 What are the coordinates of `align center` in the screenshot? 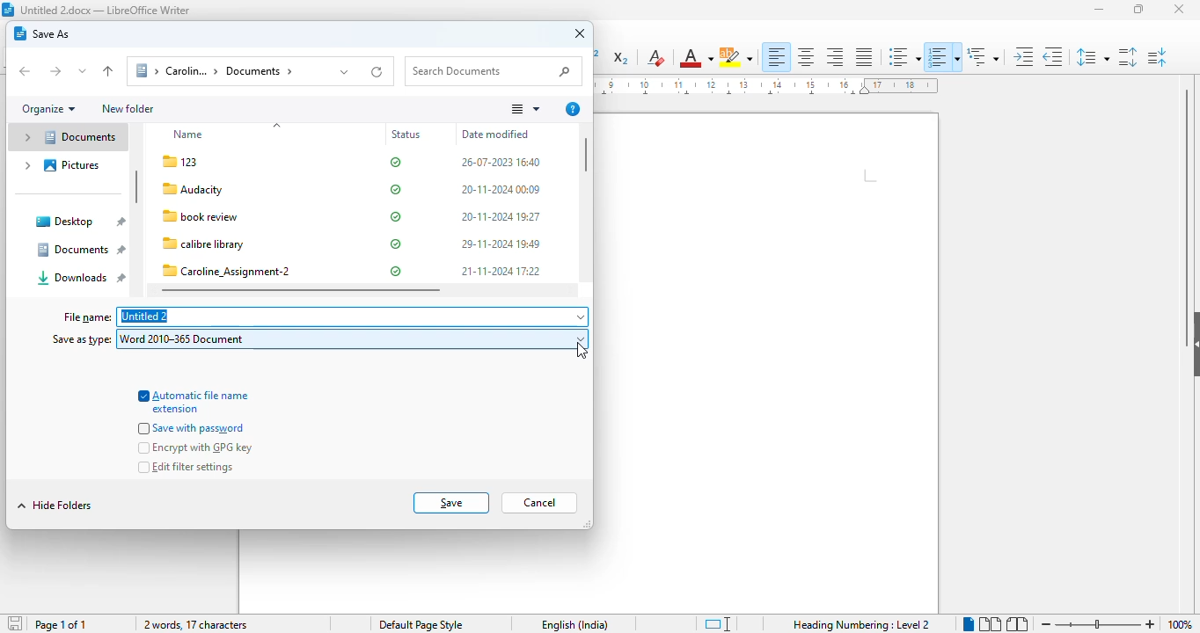 It's located at (806, 57).